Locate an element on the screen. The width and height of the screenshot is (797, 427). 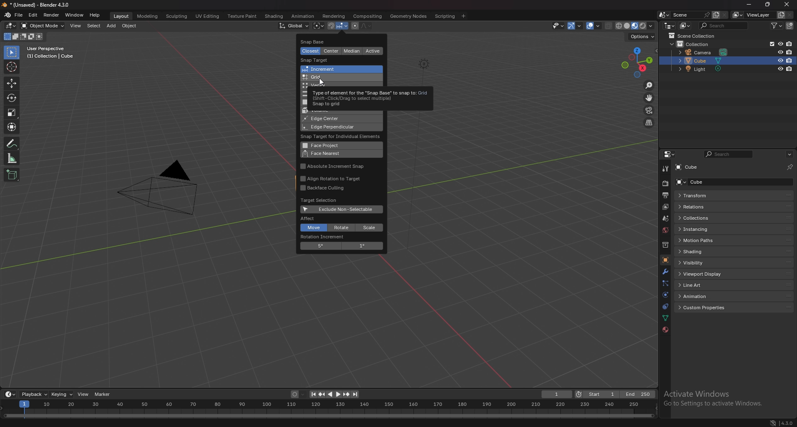
hide in viewport is located at coordinates (780, 44).